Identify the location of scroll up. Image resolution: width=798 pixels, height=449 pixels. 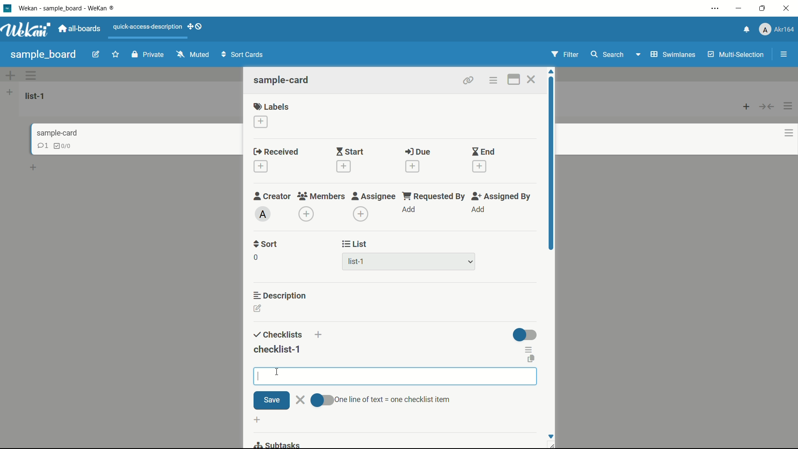
(551, 71).